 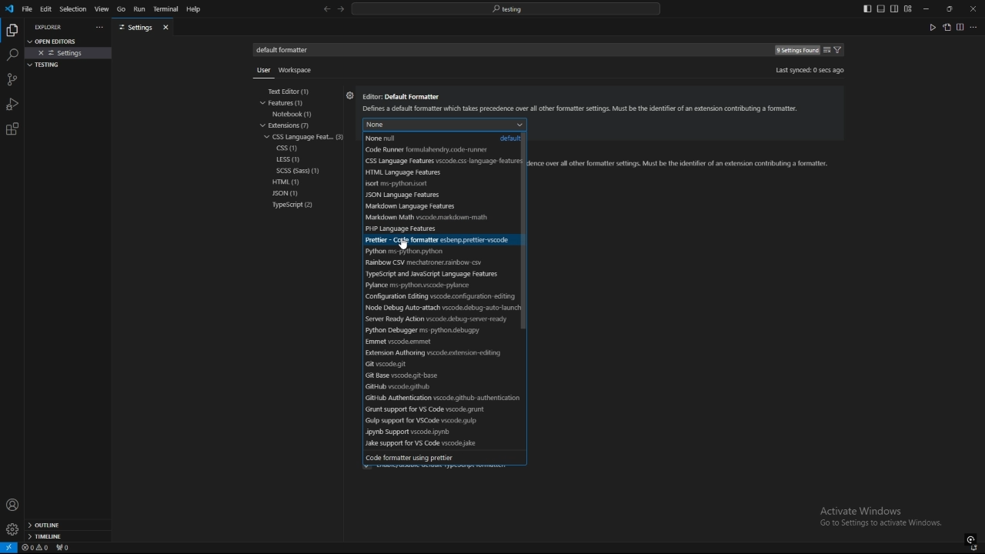 What do you see at coordinates (12, 129) in the screenshot?
I see `extensions` at bounding box center [12, 129].